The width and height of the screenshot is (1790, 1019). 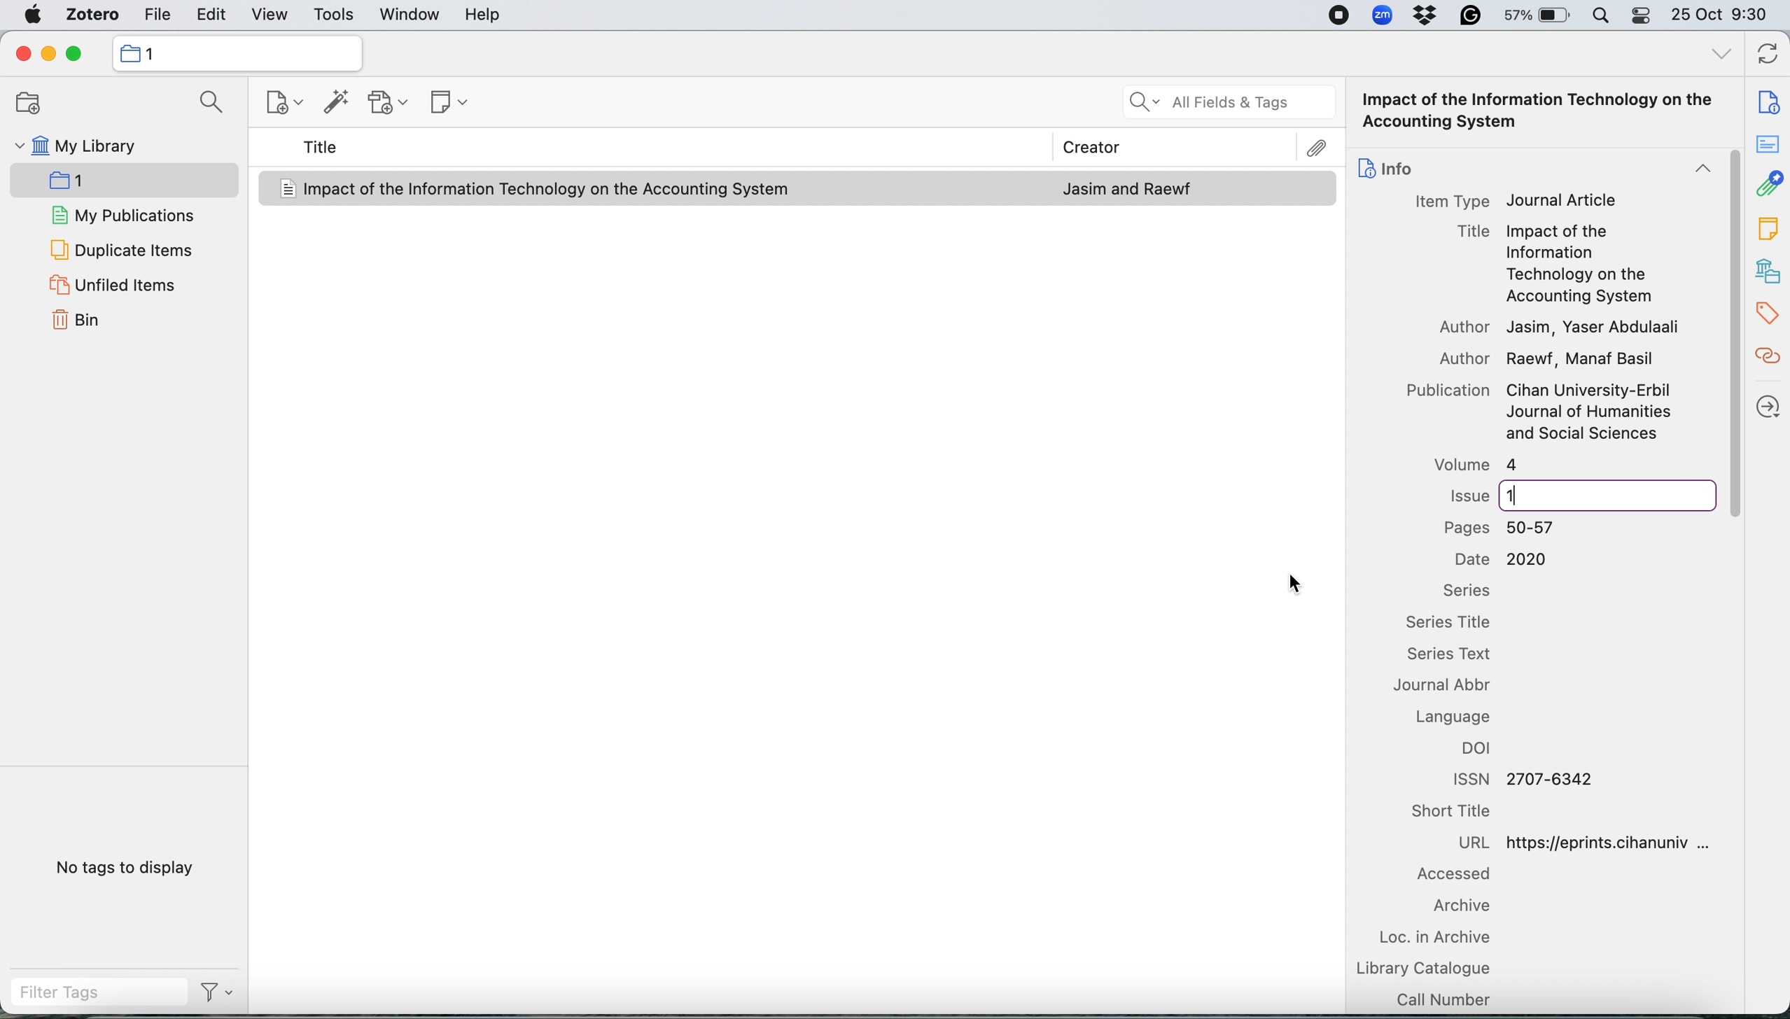 I want to click on collapse, so click(x=1695, y=171).